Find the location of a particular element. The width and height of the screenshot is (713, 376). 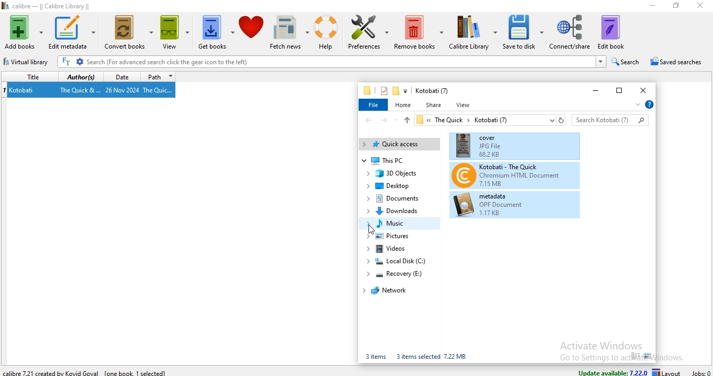

refresh is located at coordinates (561, 120).